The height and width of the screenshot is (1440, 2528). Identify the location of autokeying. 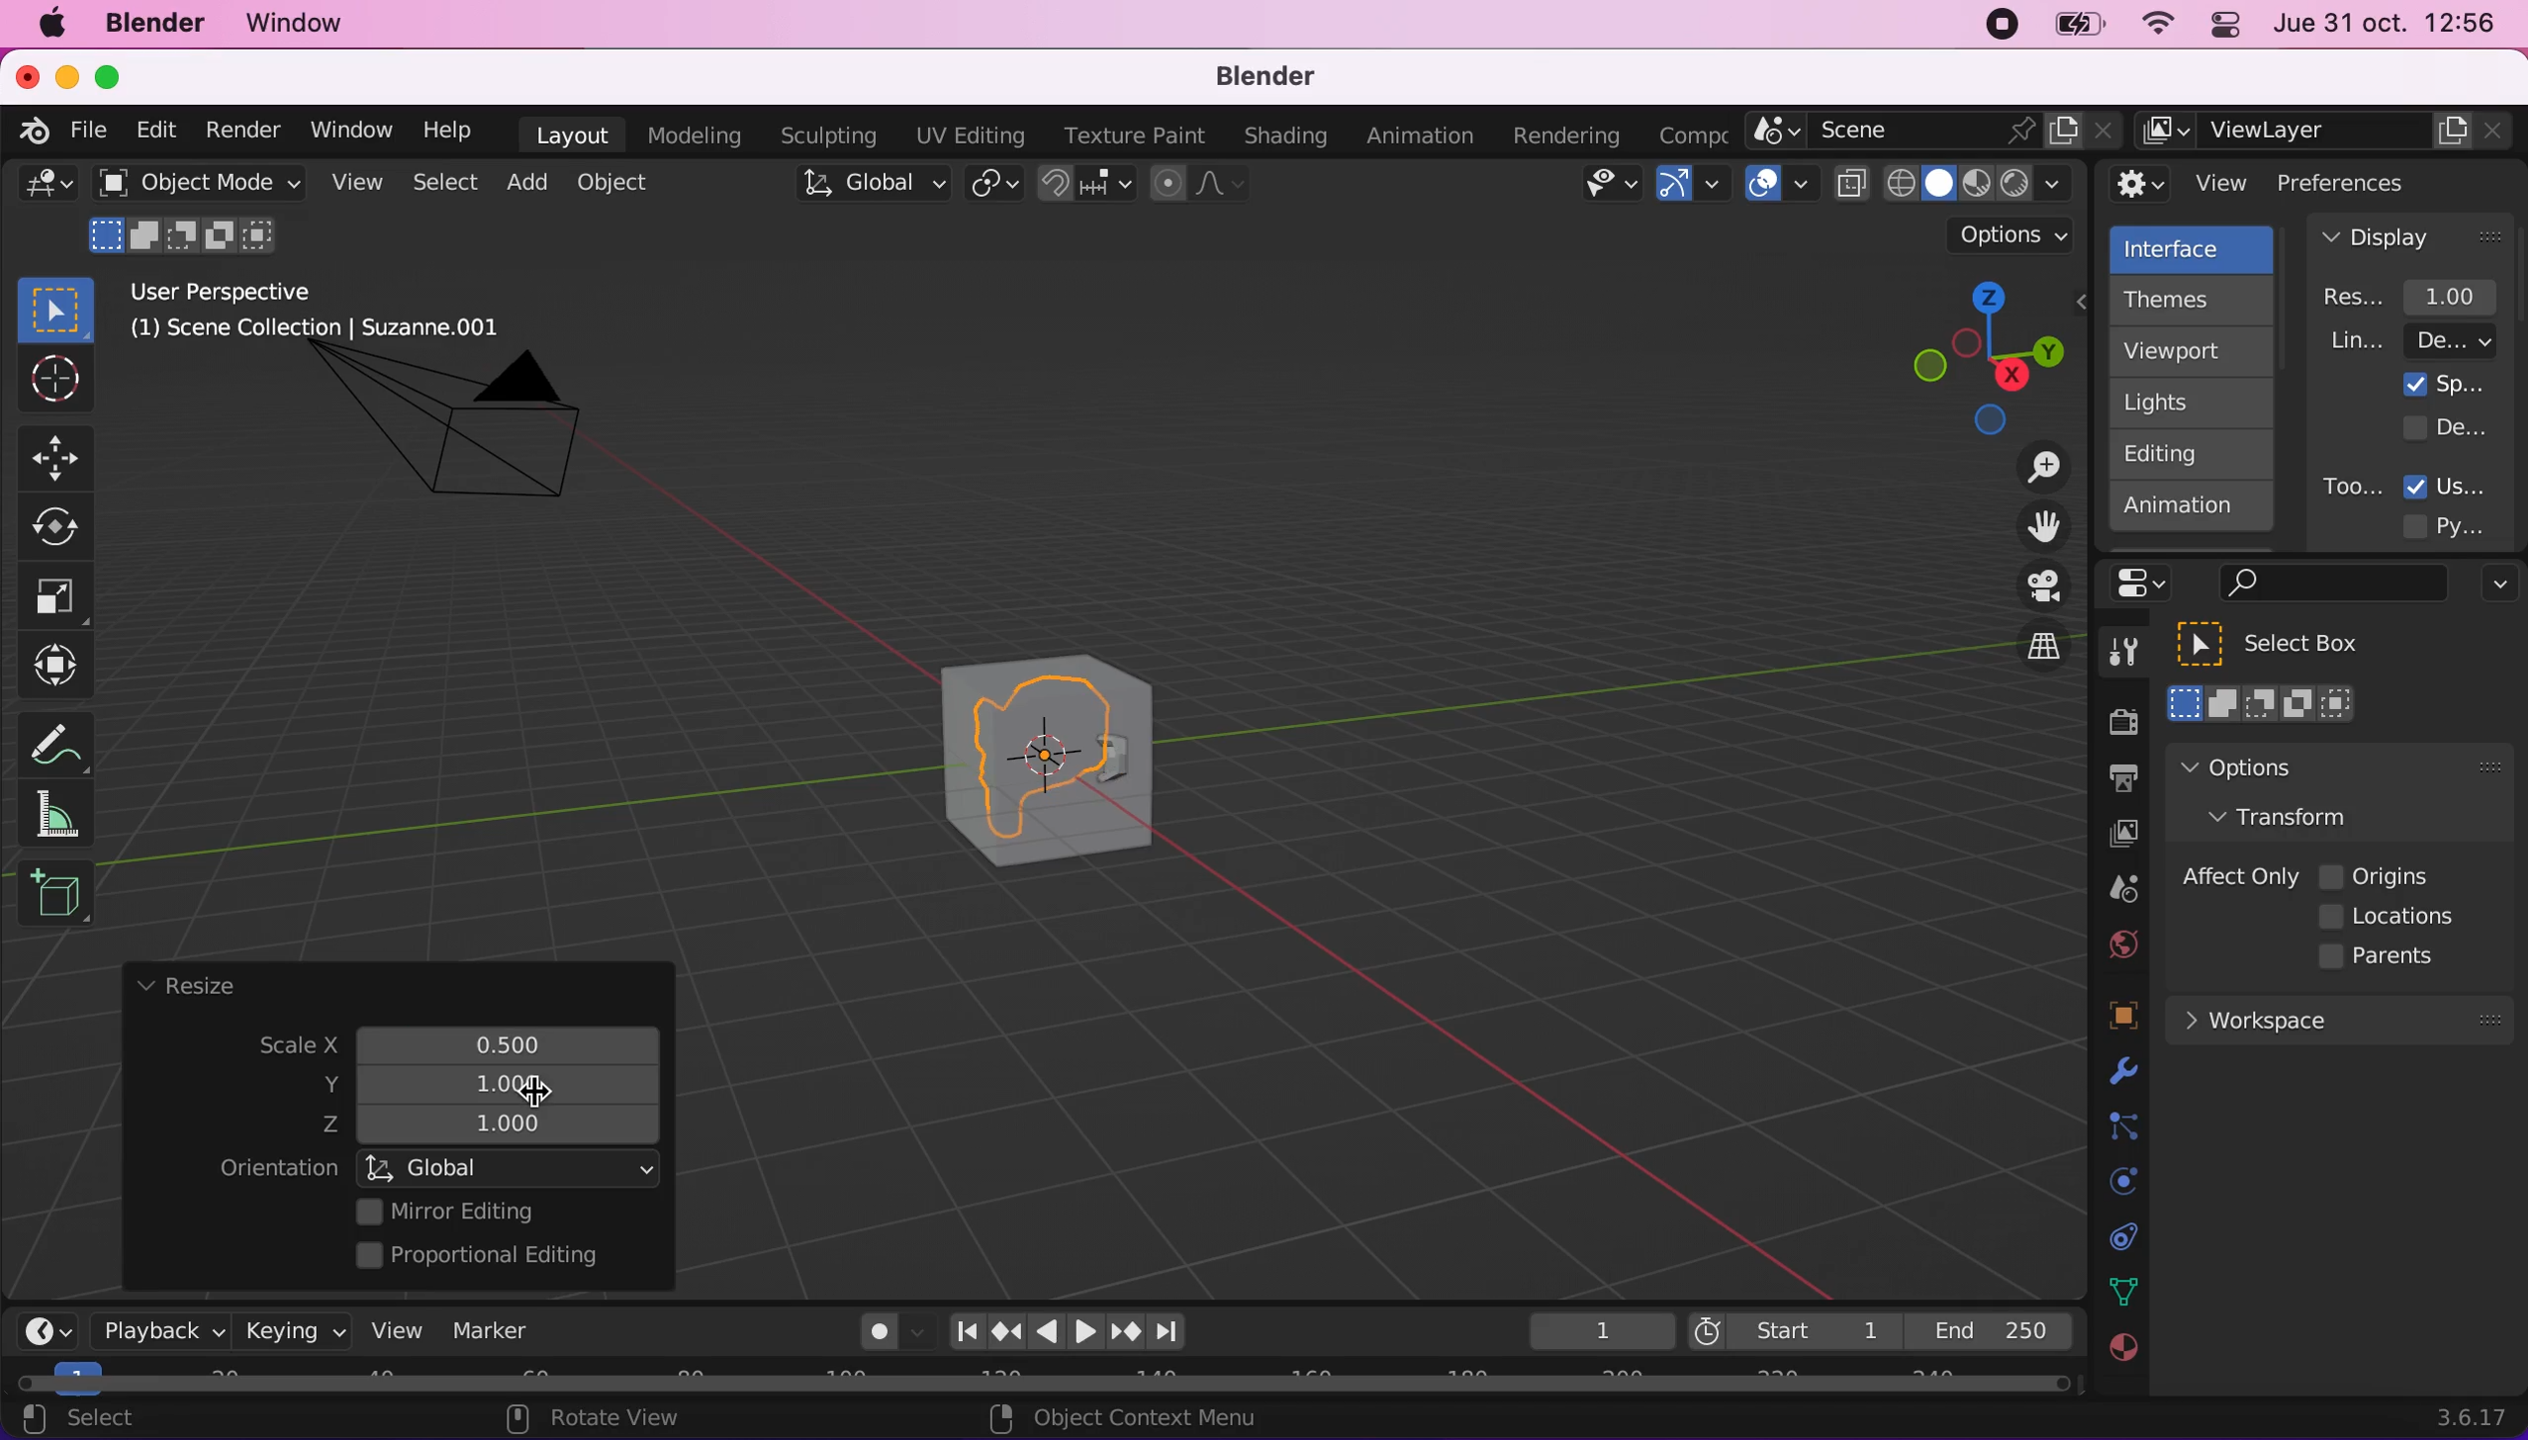
(880, 1337).